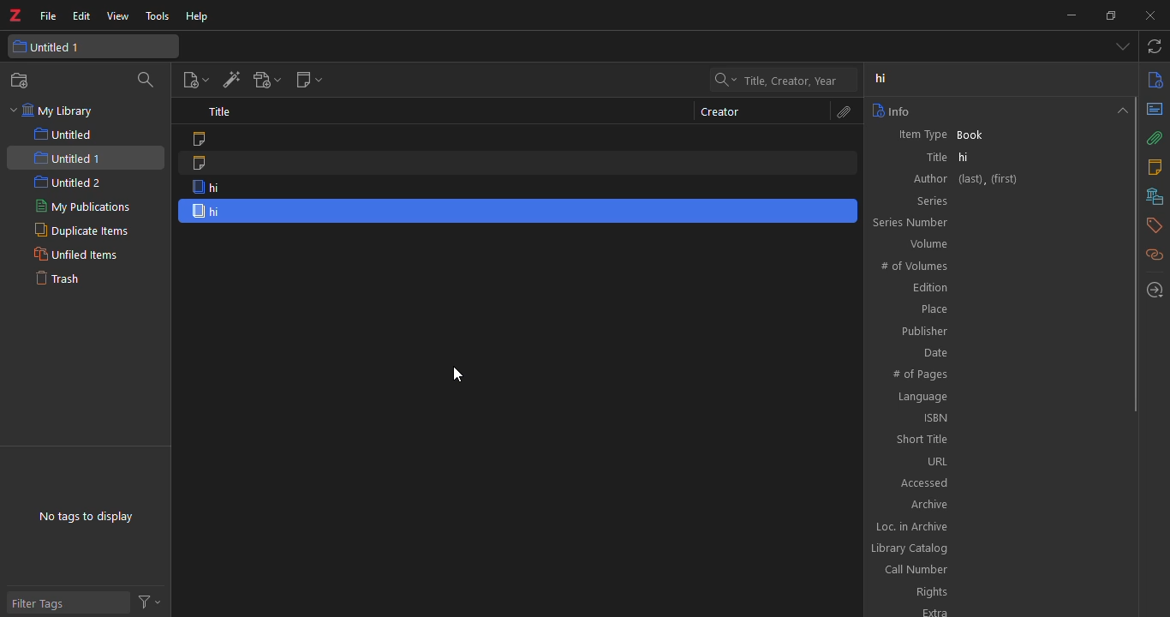  What do you see at coordinates (1109, 15) in the screenshot?
I see `maximize` at bounding box center [1109, 15].